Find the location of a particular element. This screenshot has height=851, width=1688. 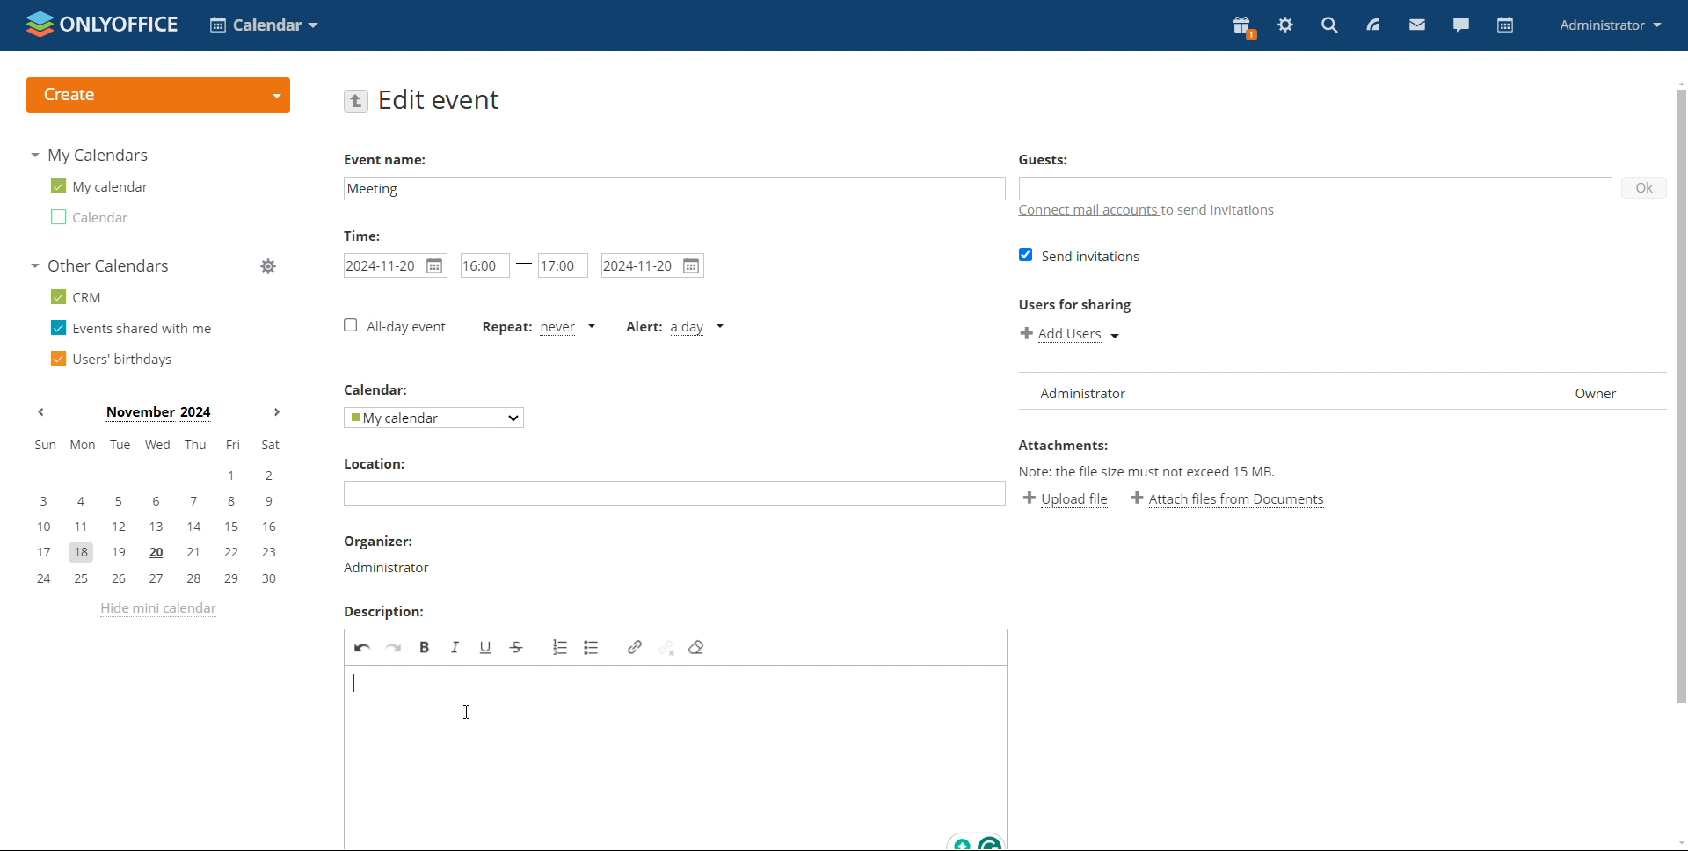

present is located at coordinates (1246, 26).